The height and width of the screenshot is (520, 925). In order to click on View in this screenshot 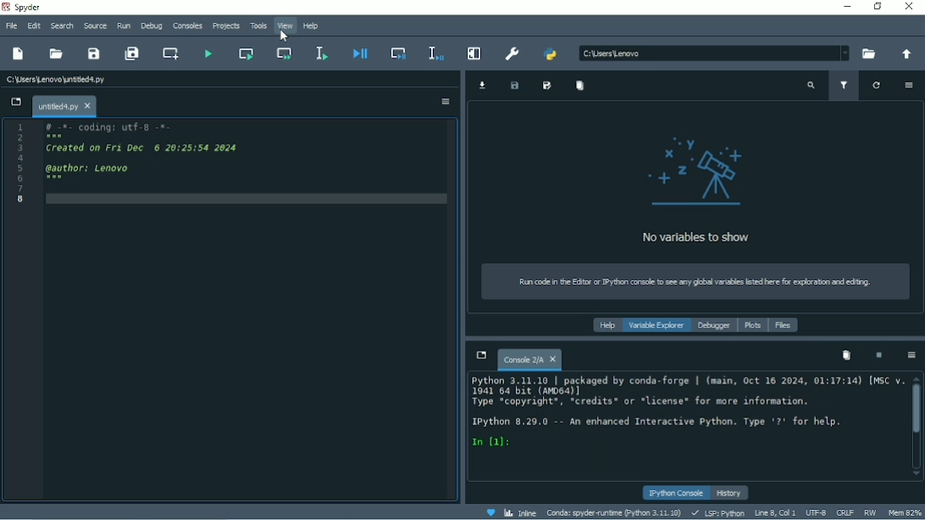, I will do `click(285, 26)`.